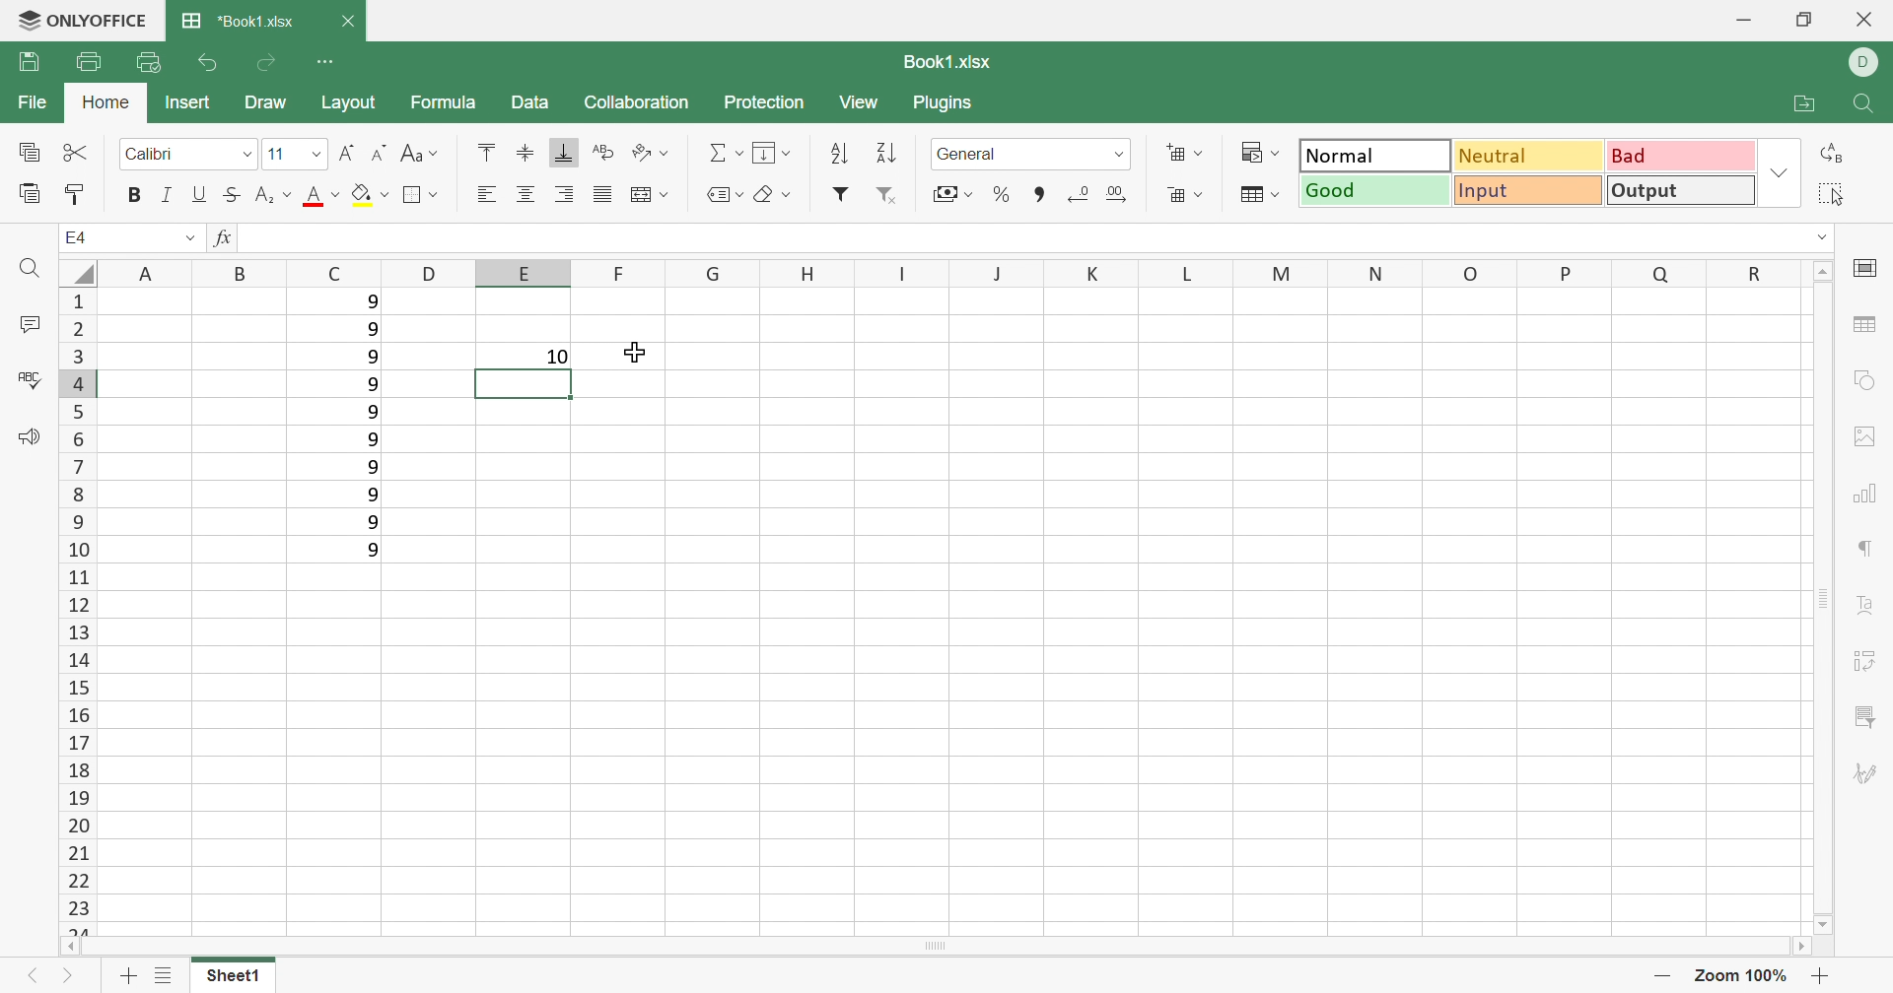  Describe the element at coordinates (380, 152) in the screenshot. I see `Decrement font size` at that location.